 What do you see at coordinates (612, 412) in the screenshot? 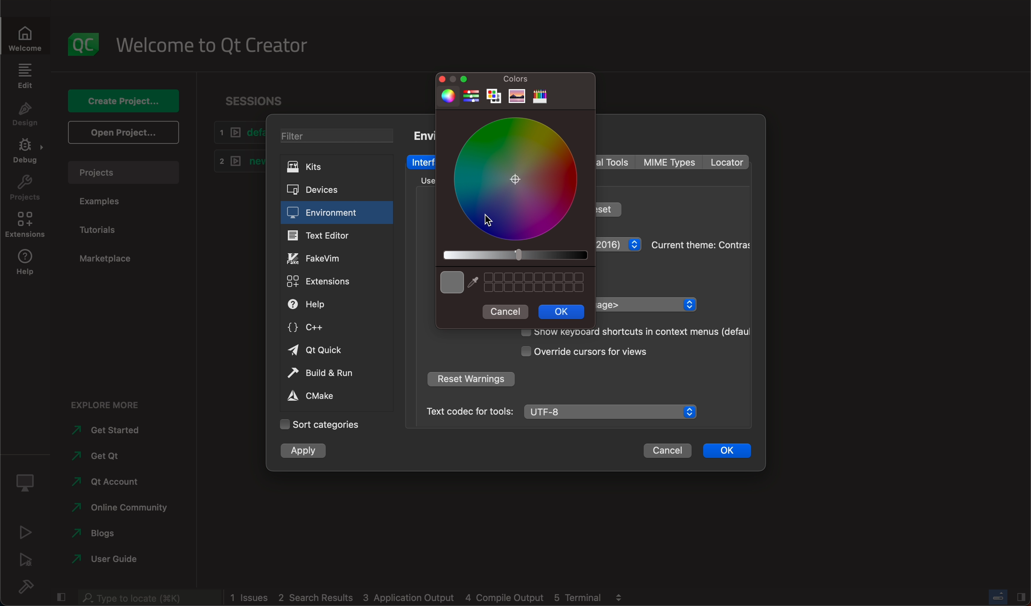
I see `UTF-8` at bounding box center [612, 412].